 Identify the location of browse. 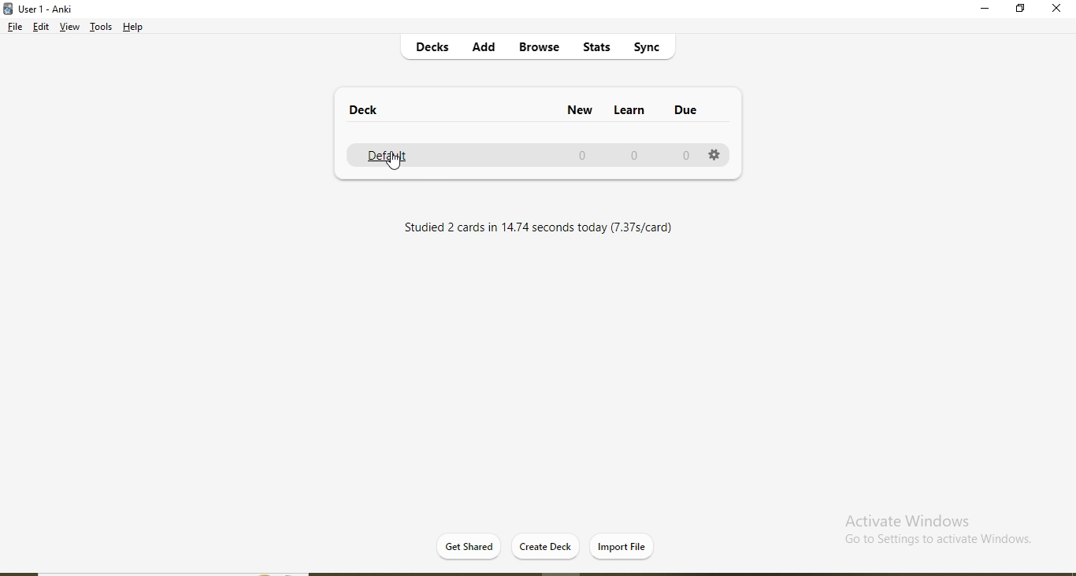
(537, 48).